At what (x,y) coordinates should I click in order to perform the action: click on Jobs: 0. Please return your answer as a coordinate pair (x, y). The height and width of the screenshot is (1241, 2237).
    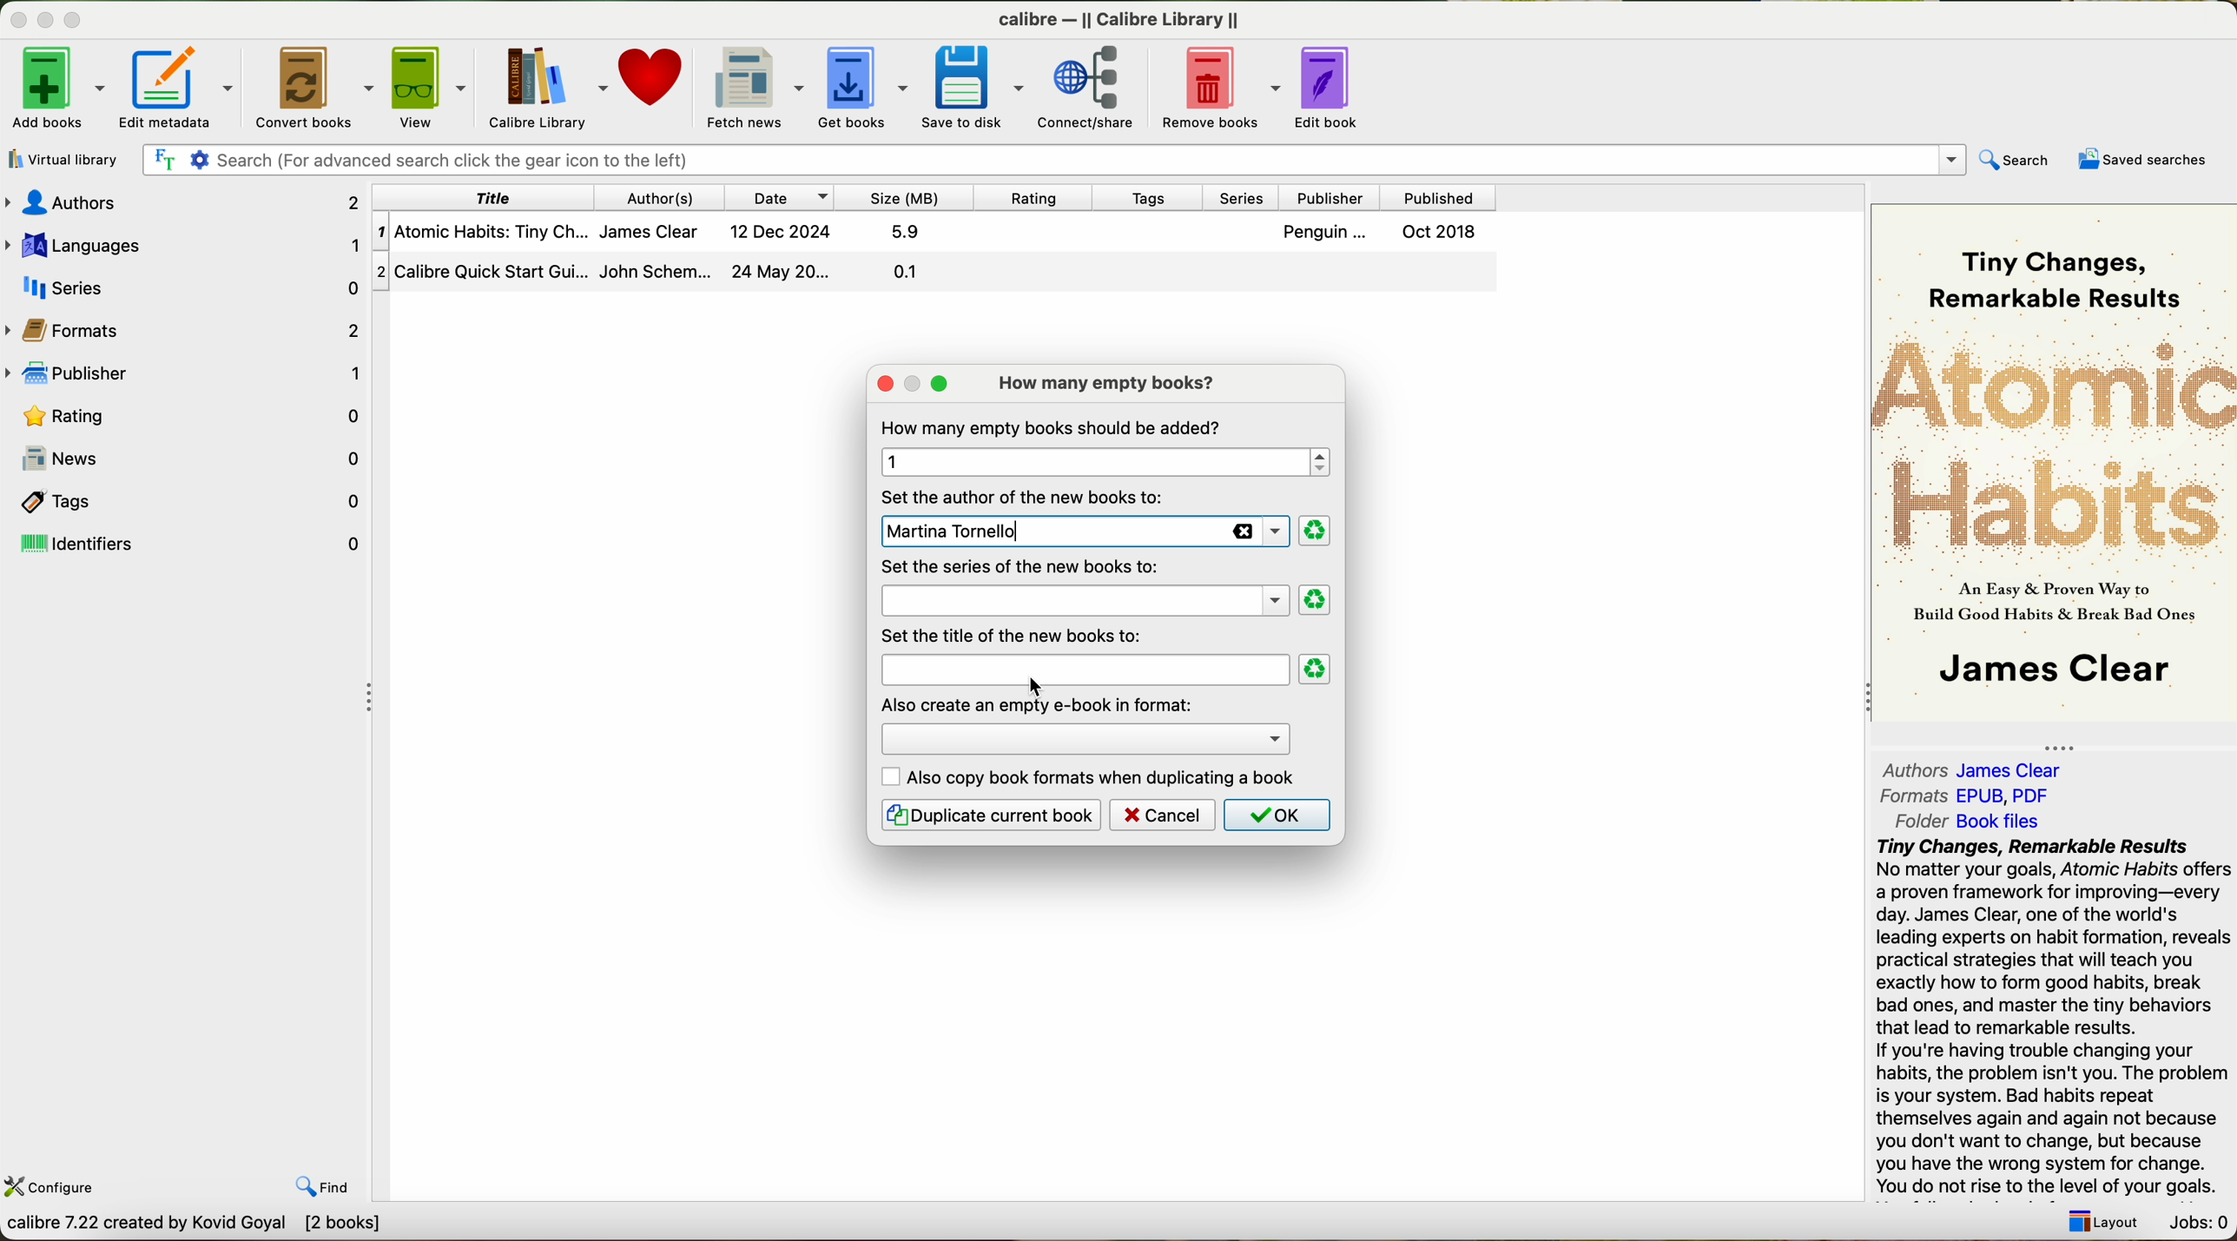
    Looking at the image, I should click on (2195, 1224).